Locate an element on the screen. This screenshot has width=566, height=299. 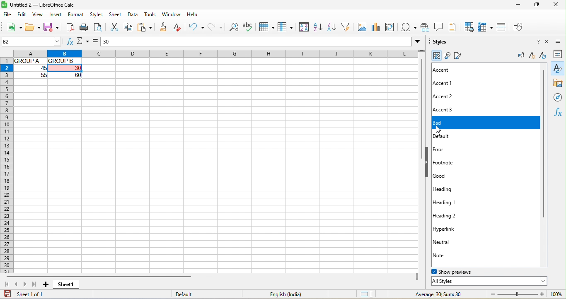
print is located at coordinates (85, 28).